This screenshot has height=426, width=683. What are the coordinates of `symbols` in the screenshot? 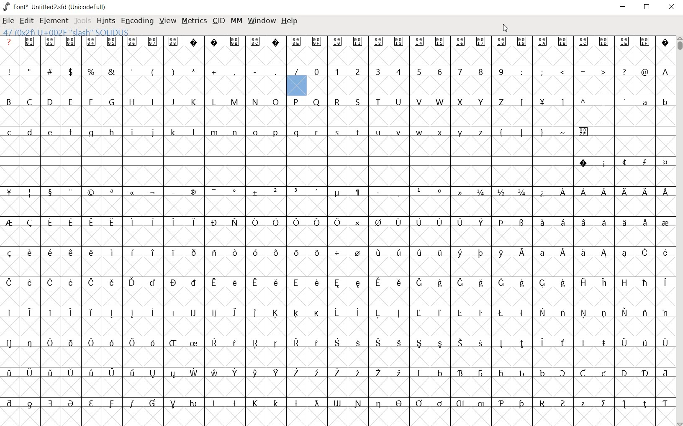 It's located at (571, 102).